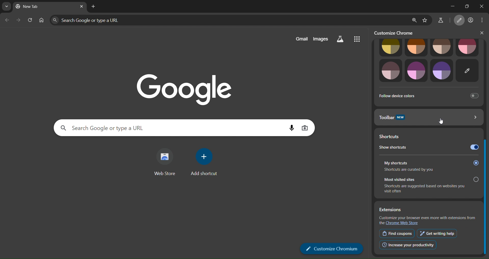 The height and width of the screenshot is (259, 489). What do you see at coordinates (485, 147) in the screenshot?
I see `vertical scrollbar` at bounding box center [485, 147].